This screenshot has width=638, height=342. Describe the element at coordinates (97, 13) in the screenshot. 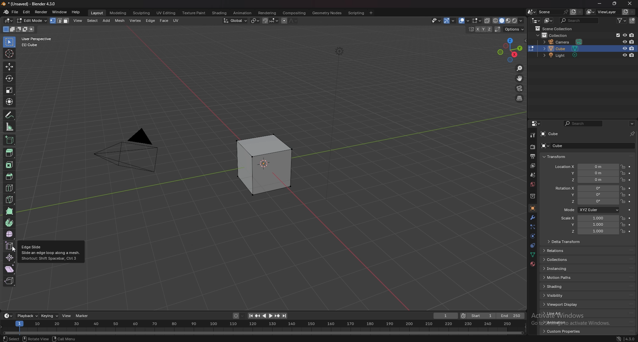

I see `layout` at that location.